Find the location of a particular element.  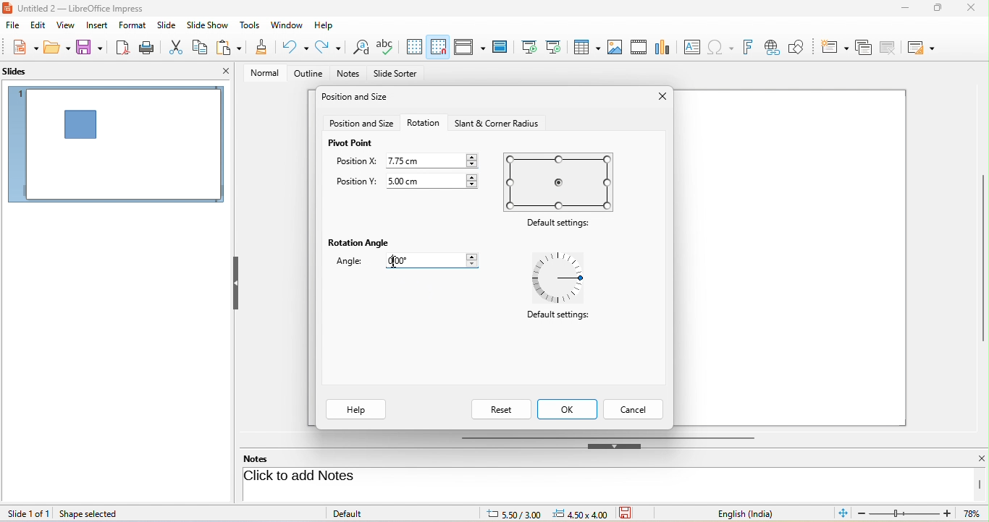

format is located at coordinates (135, 27).